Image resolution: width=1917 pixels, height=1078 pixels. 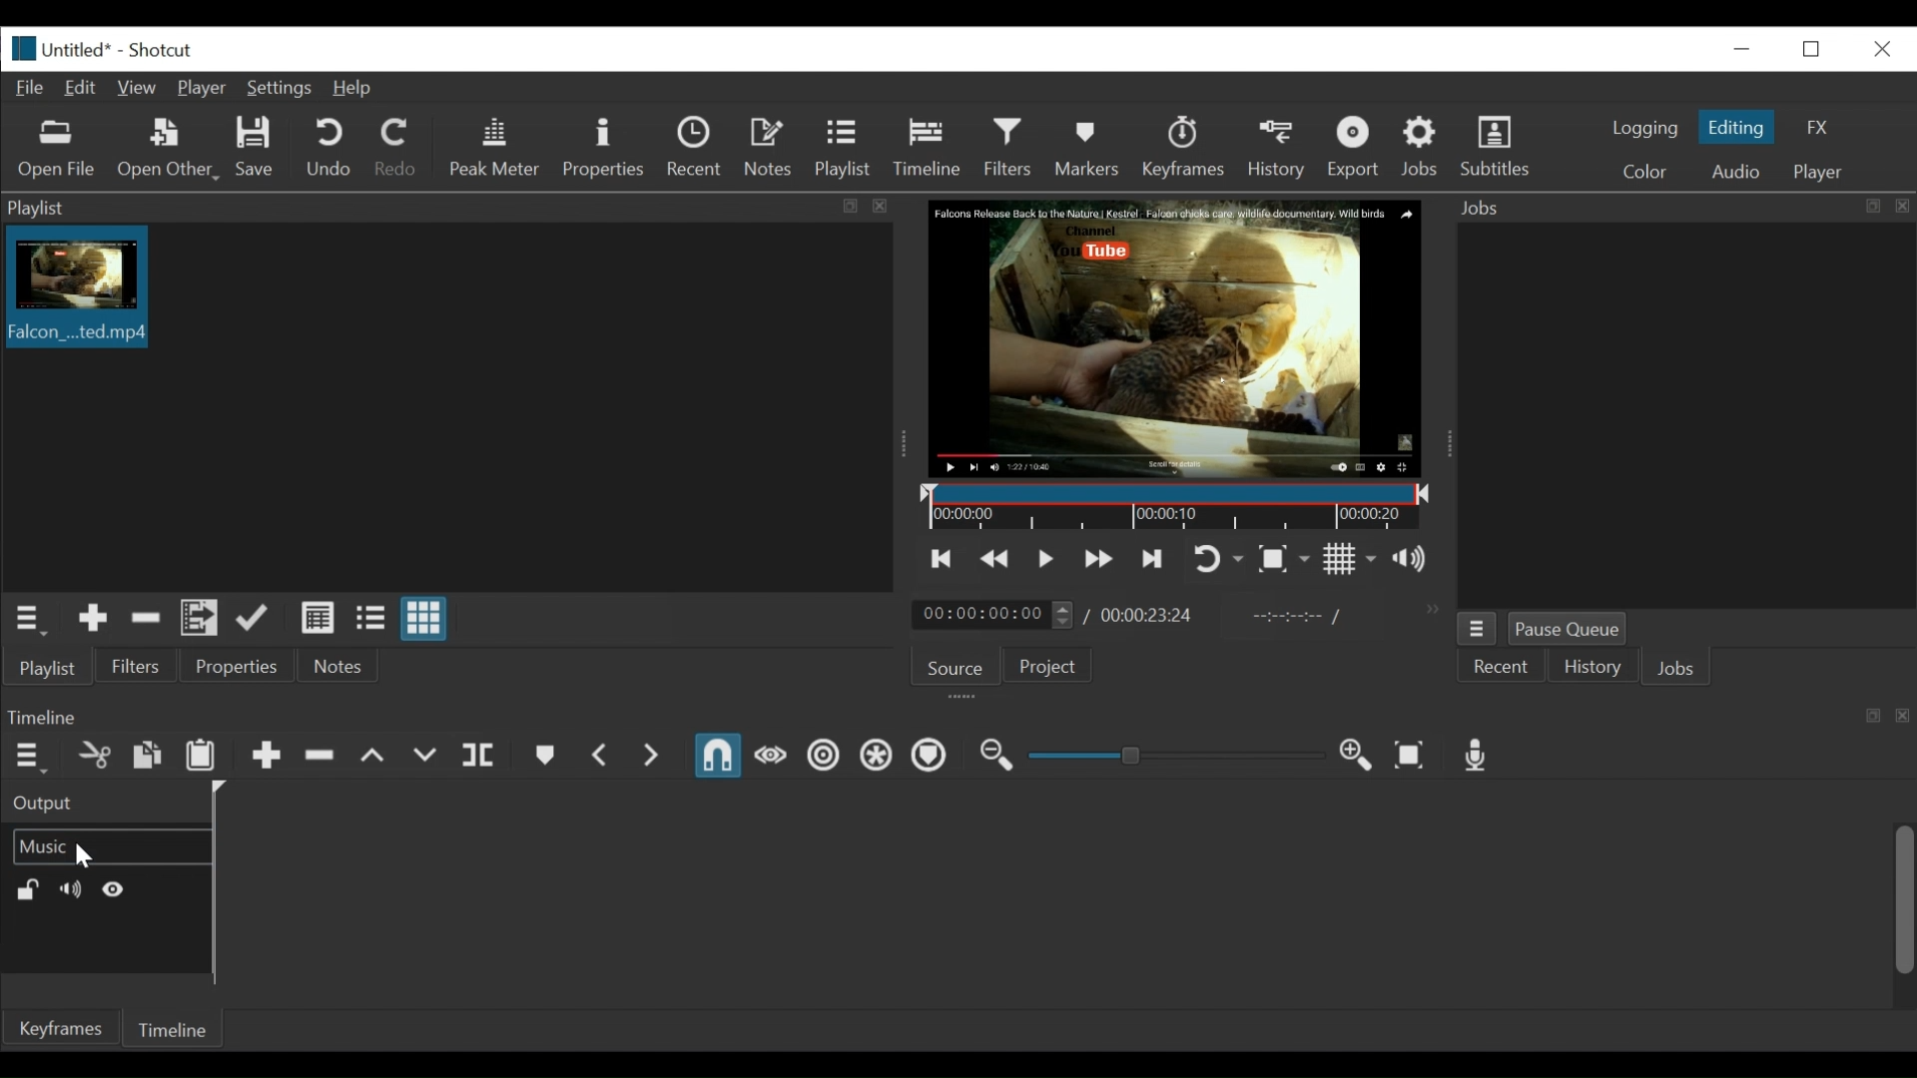 What do you see at coordinates (266, 758) in the screenshot?
I see `Append` at bounding box center [266, 758].